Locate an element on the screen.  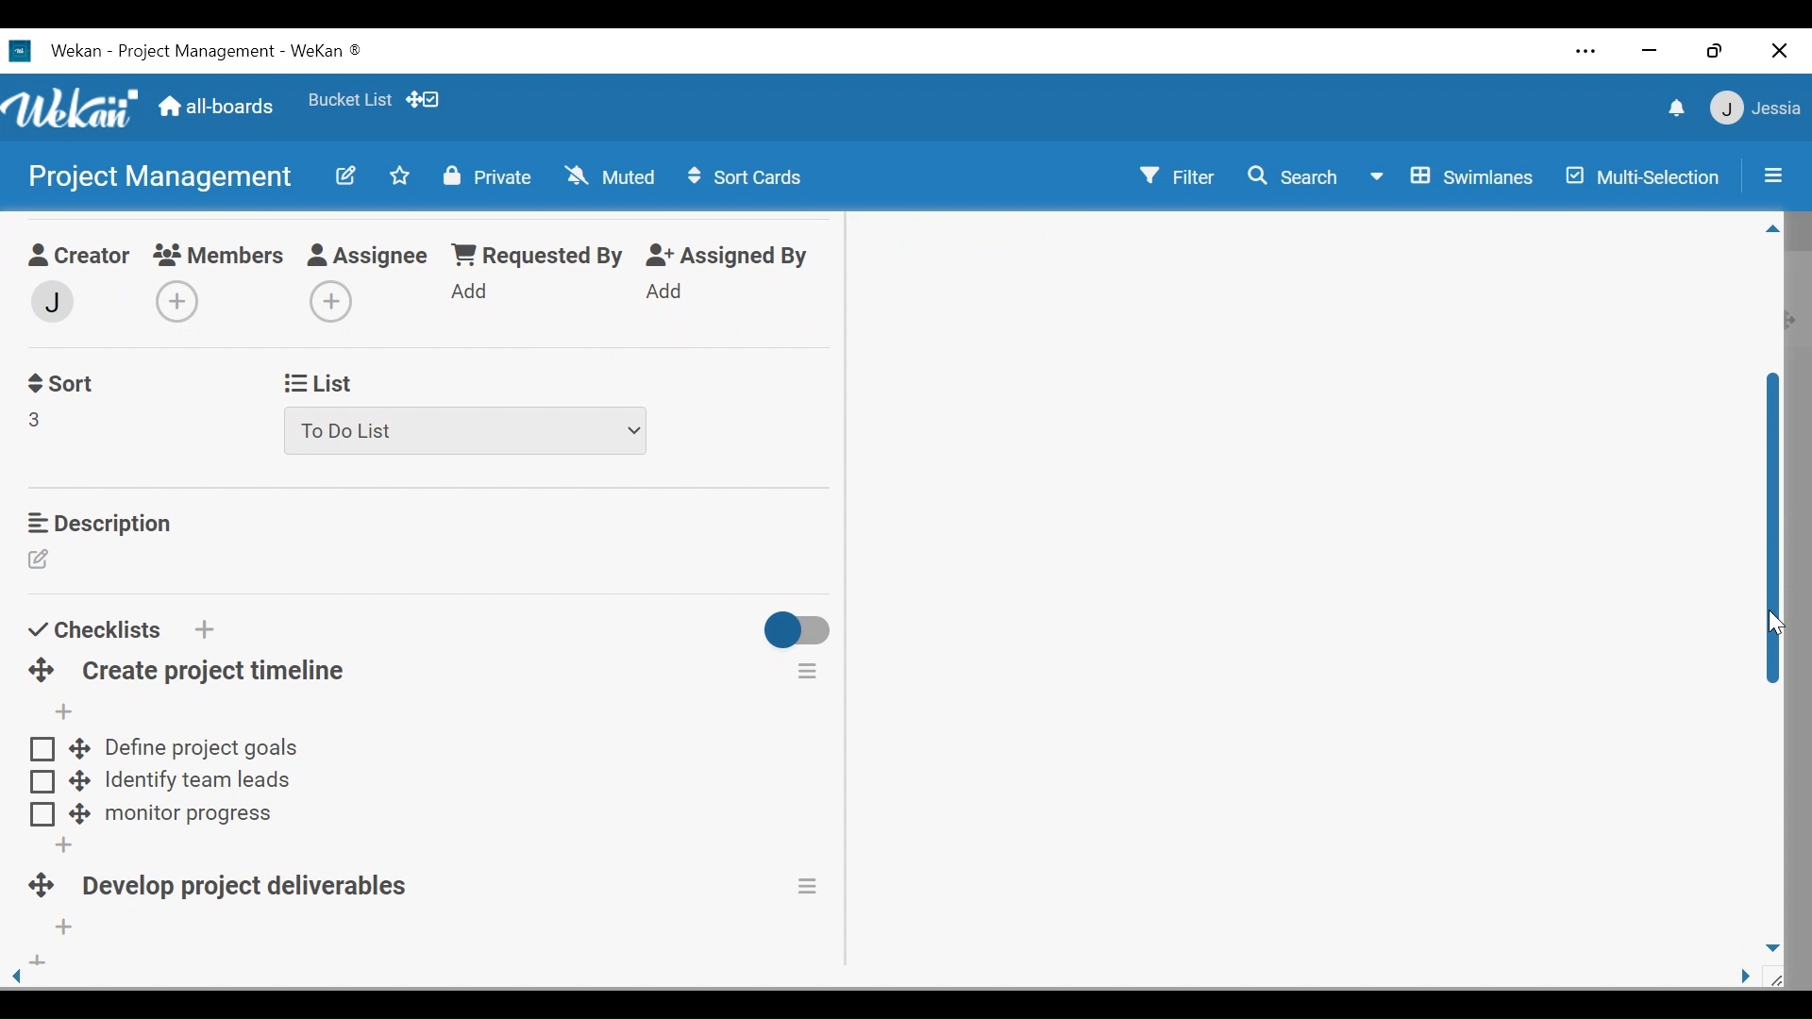
add is located at coordinates (35, 962).